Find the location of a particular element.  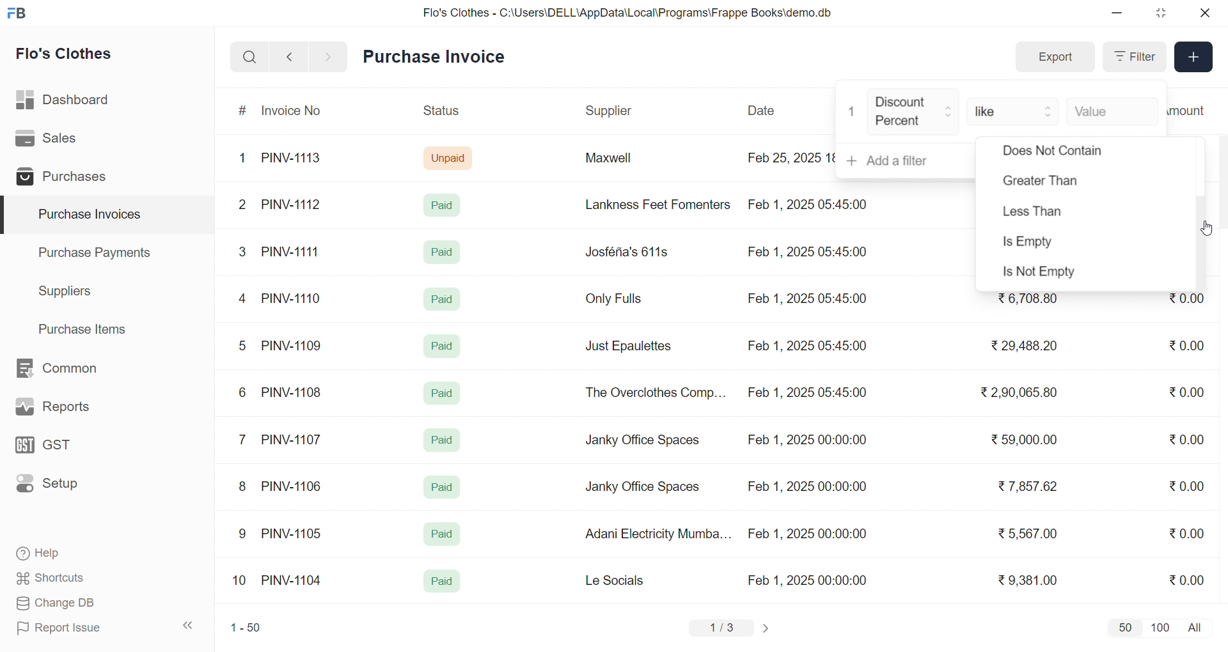

Paid is located at coordinates (443, 252).